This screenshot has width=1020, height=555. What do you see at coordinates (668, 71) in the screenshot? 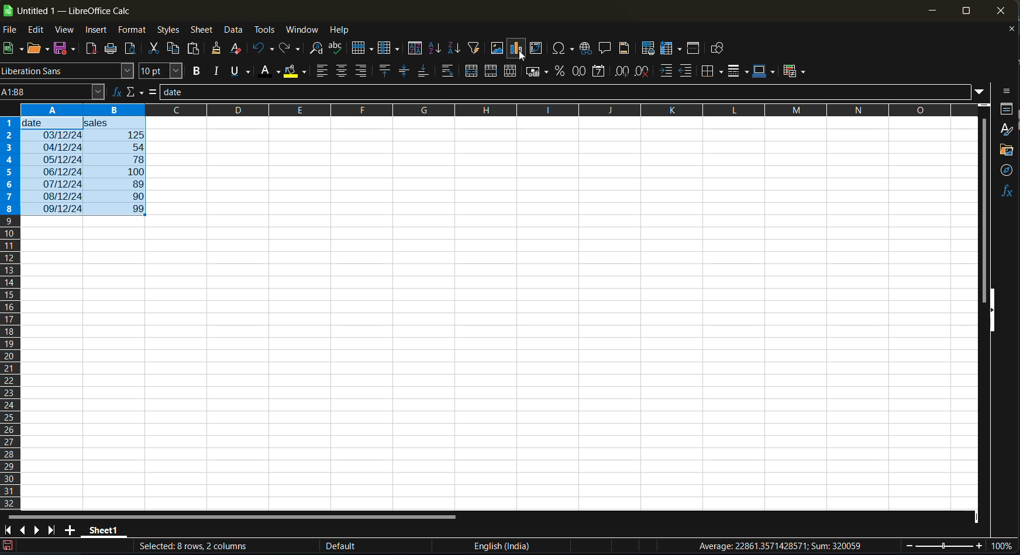
I see `increase indent` at bounding box center [668, 71].